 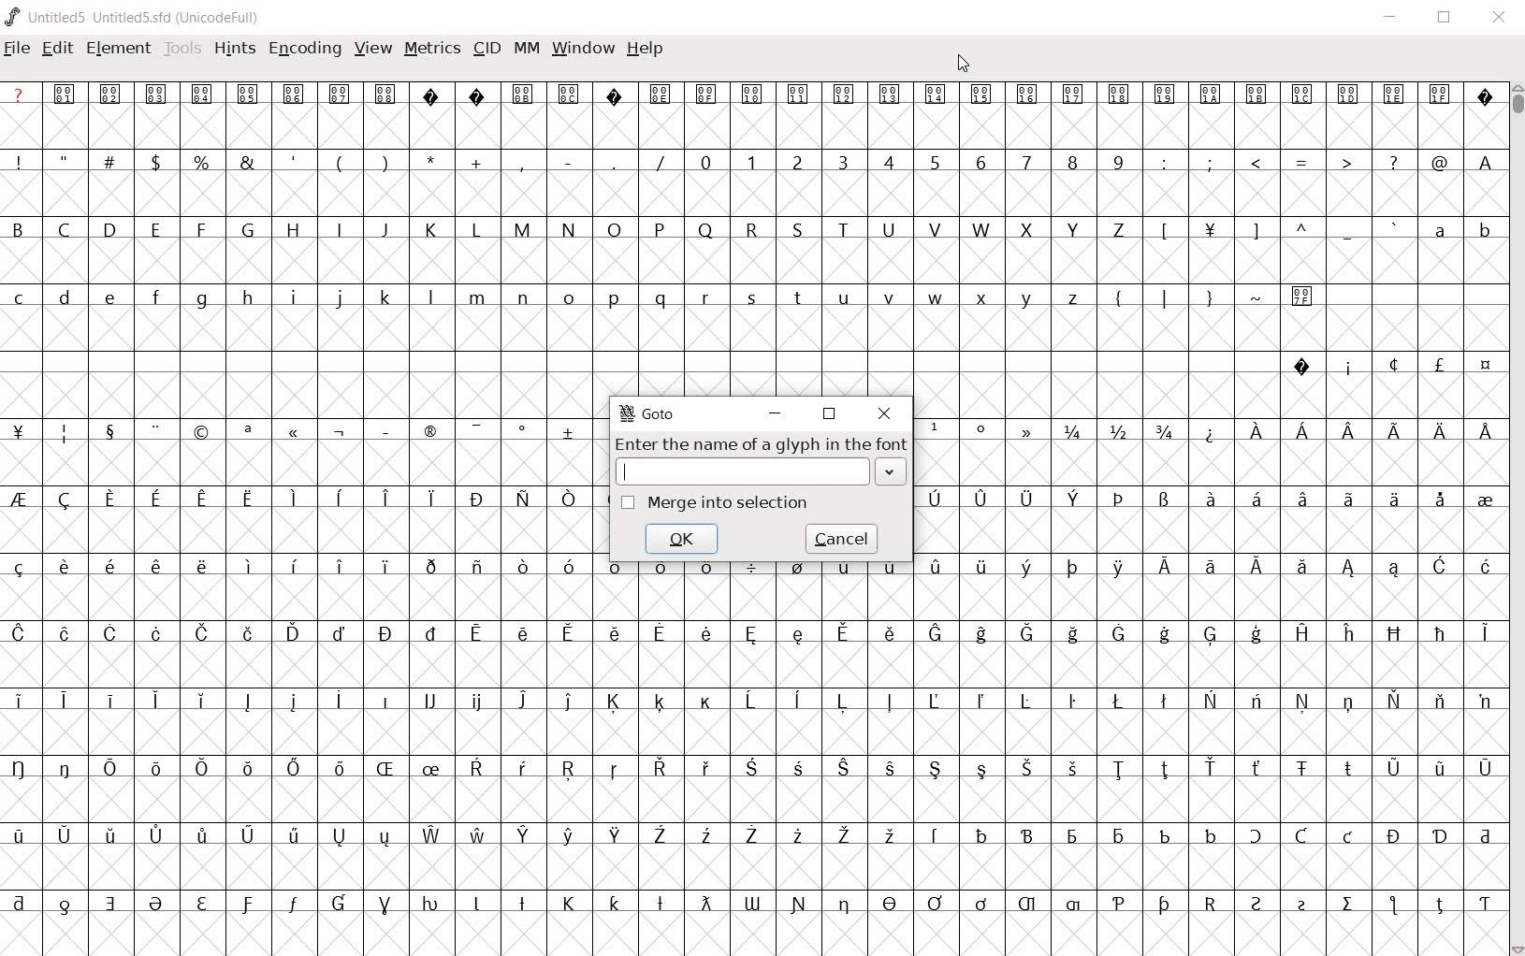 What do you see at coordinates (108, 430) in the screenshot?
I see `Symbol` at bounding box center [108, 430].